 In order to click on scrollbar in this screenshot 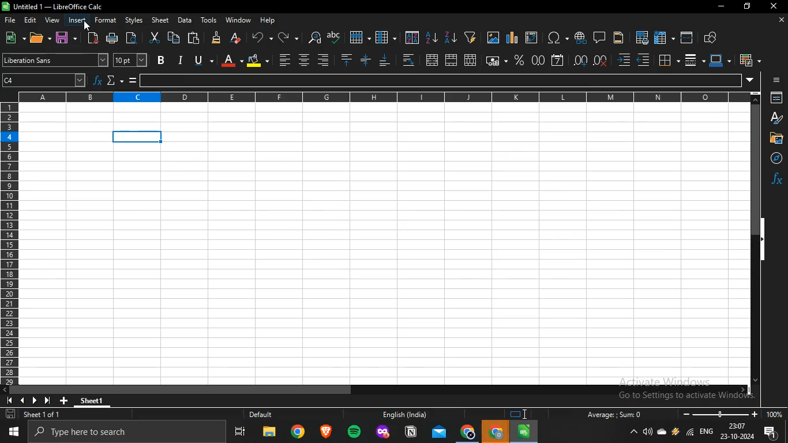, I will do `click(376, 390)`.